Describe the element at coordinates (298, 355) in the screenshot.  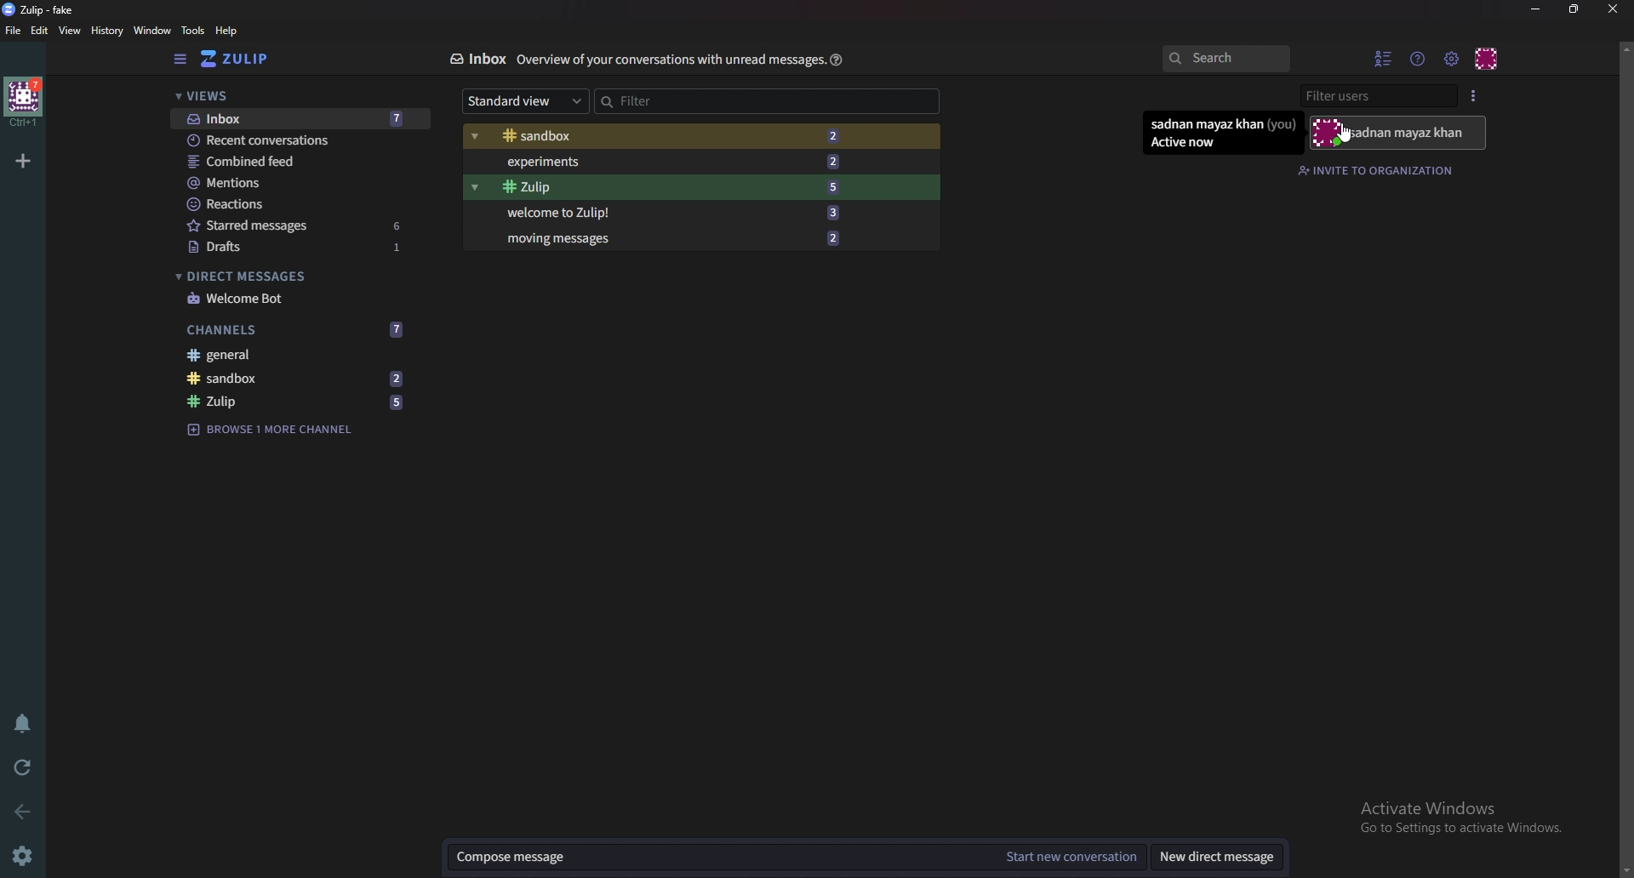
I see `General` at that location.